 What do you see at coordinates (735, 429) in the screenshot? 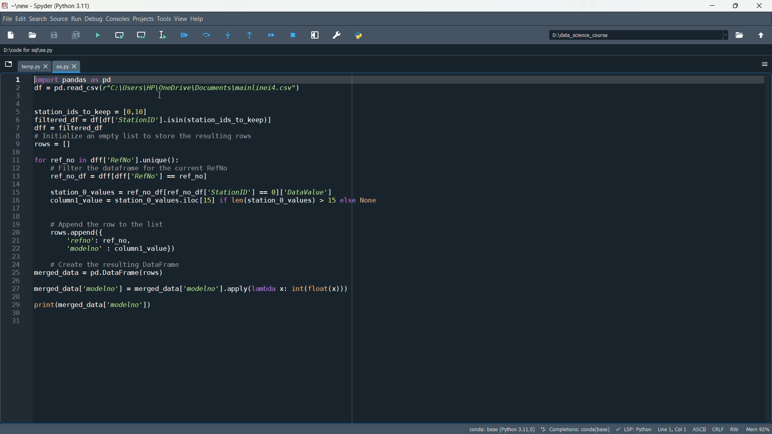
I see `rw` at bounding box center [735, 429].